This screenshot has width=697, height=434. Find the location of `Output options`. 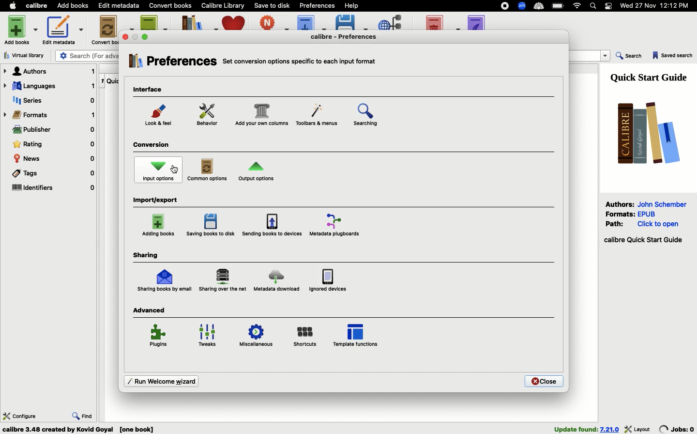

Output options is located at coordinates (257, 173).